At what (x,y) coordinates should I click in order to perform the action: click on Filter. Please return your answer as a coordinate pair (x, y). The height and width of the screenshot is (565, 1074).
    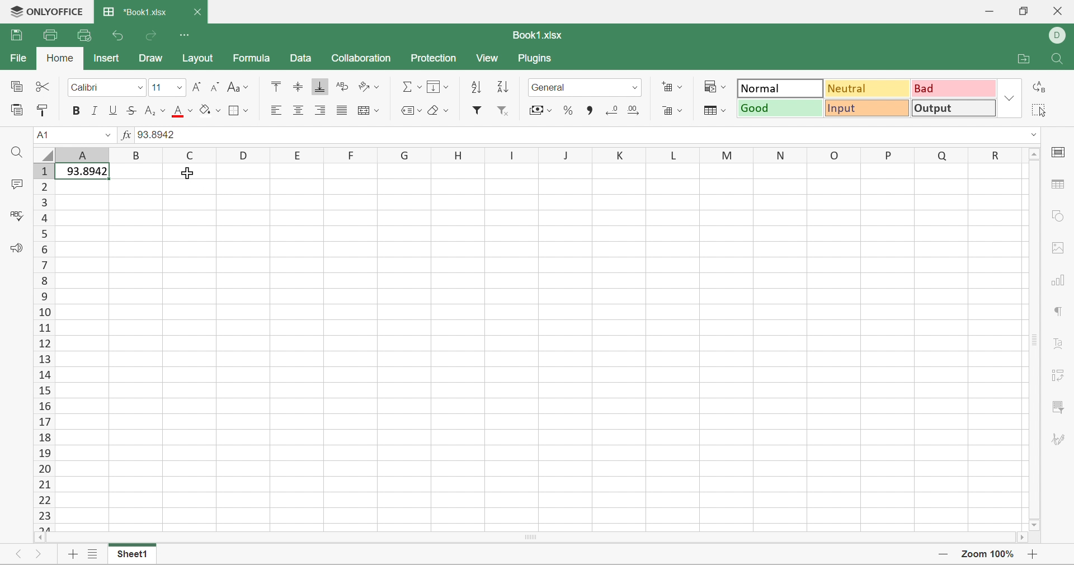
    Looking at the image, I should click on (480, 111).